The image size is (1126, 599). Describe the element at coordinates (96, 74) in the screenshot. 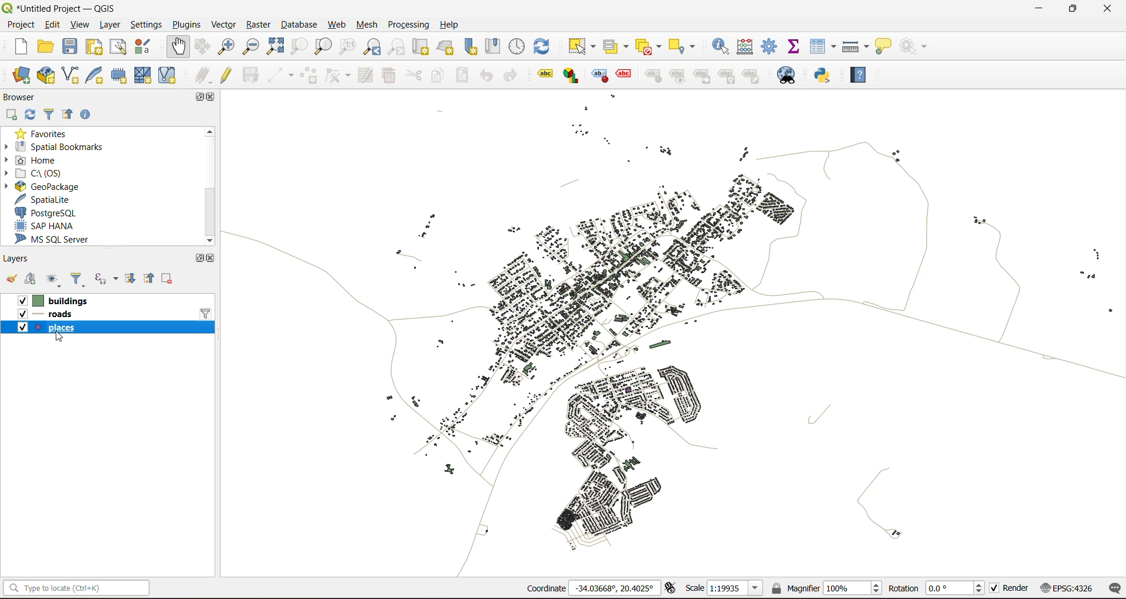

I see `new spatialite` at that location.